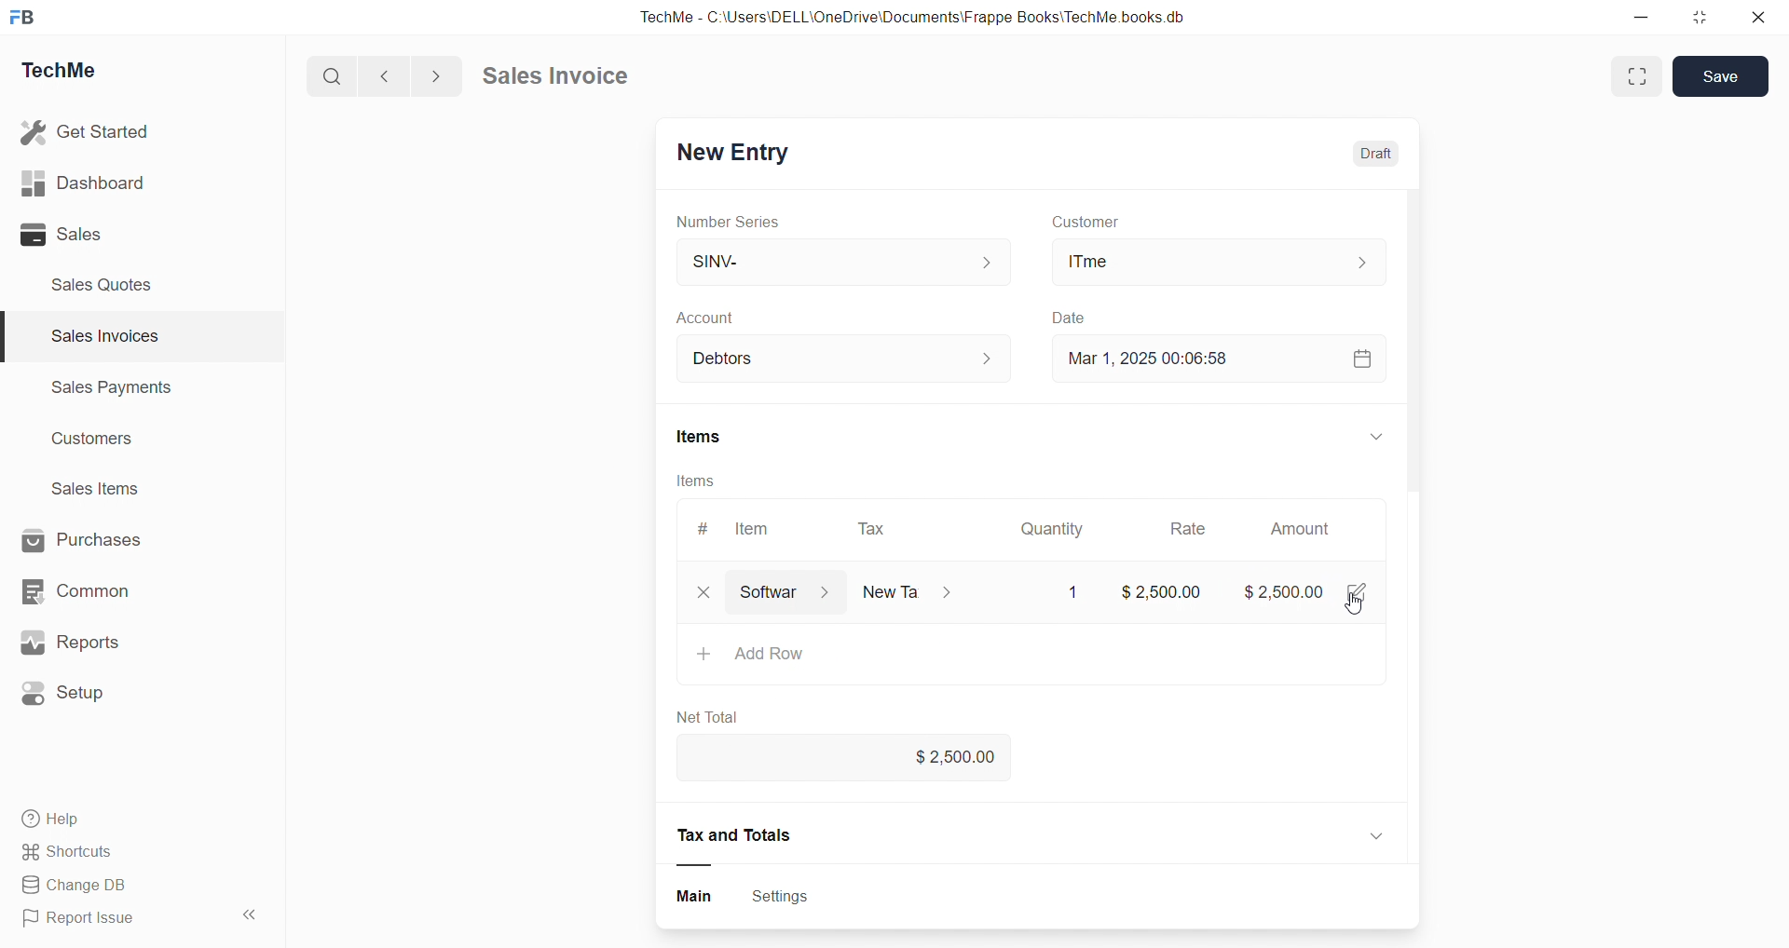 The image size is (1789, 948). What do you see at coordinates (1360, 357) in the screenshot?
I see `Calendar` at bounding box center [1360, 357].